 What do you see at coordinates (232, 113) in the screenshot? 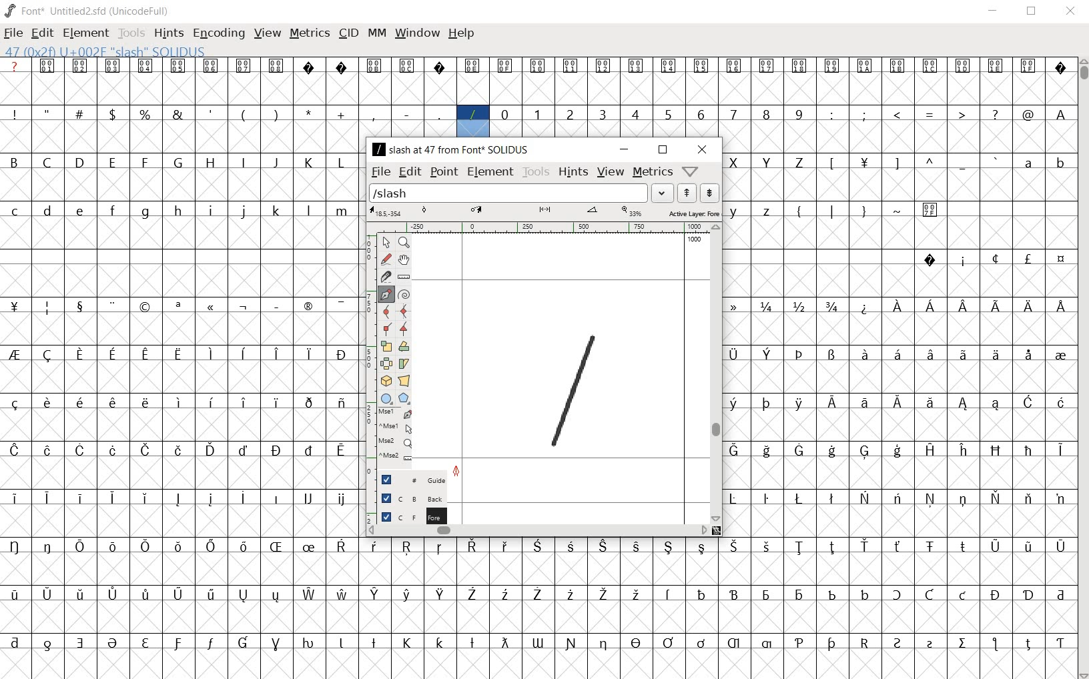
I see `symbols` at bounding box center [232, 113].